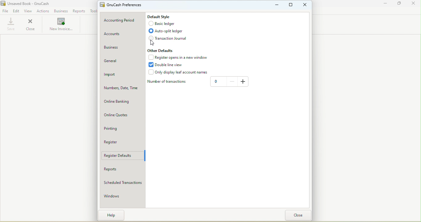  Describe the element at coordinates (122, 62) in the screenshot. I see `General` at that location.